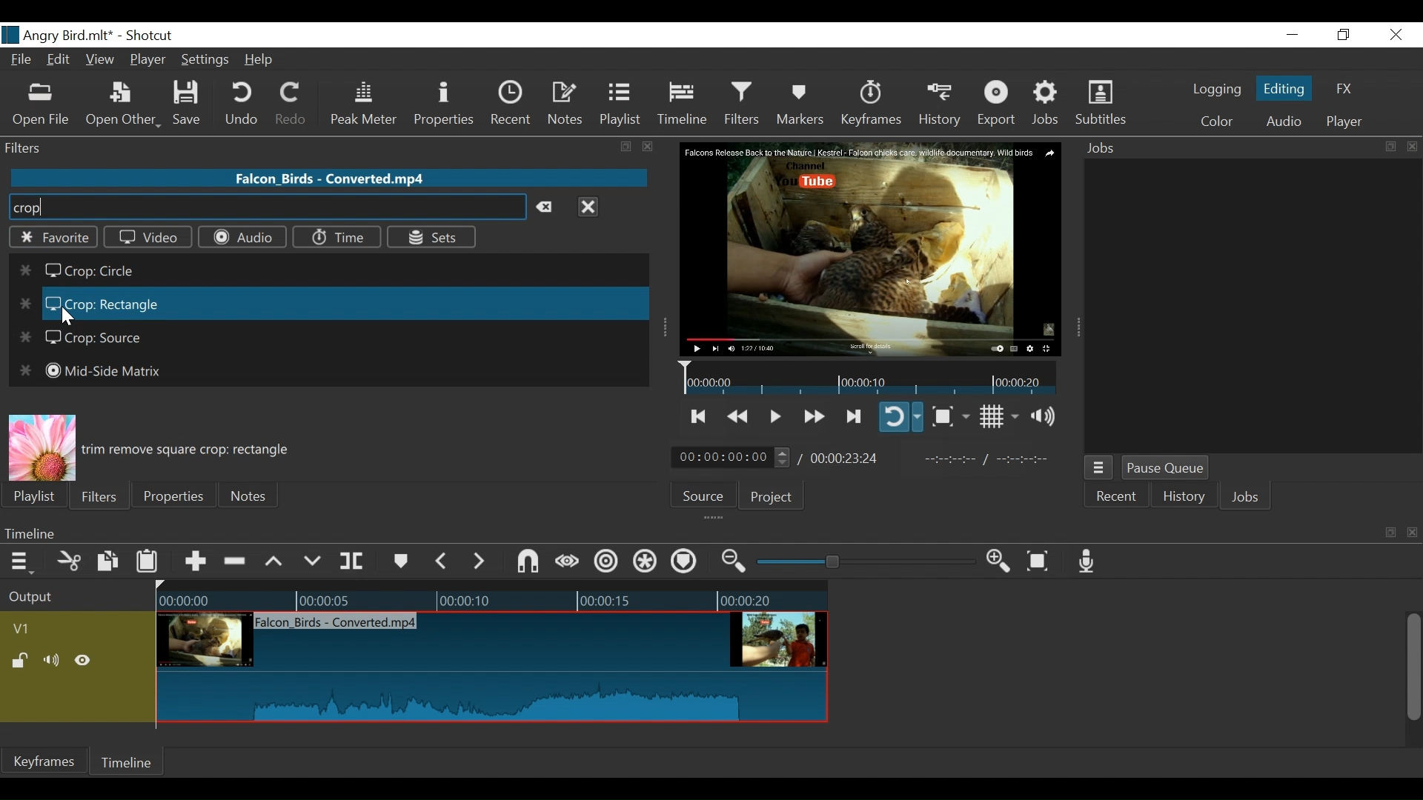  I want to click on Skip to the next point, so click(855, 417).